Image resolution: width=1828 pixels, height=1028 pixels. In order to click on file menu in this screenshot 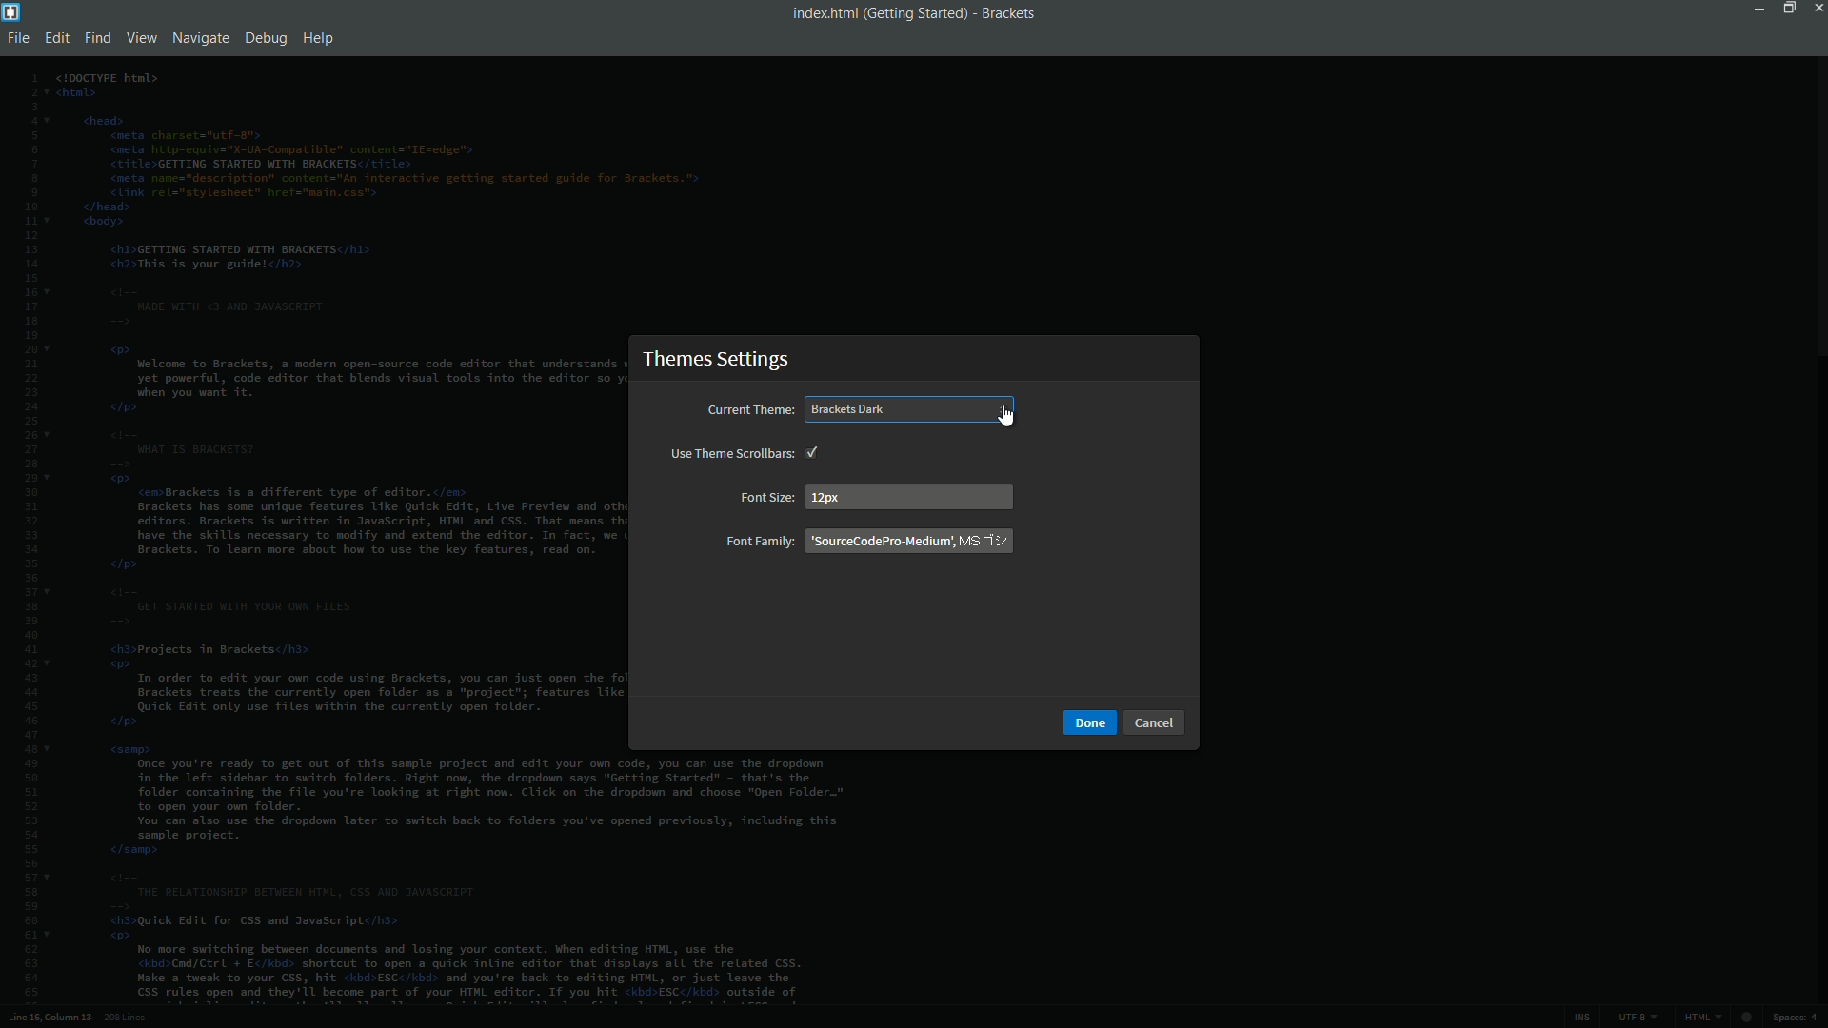, I will do `click(16, 38)`.